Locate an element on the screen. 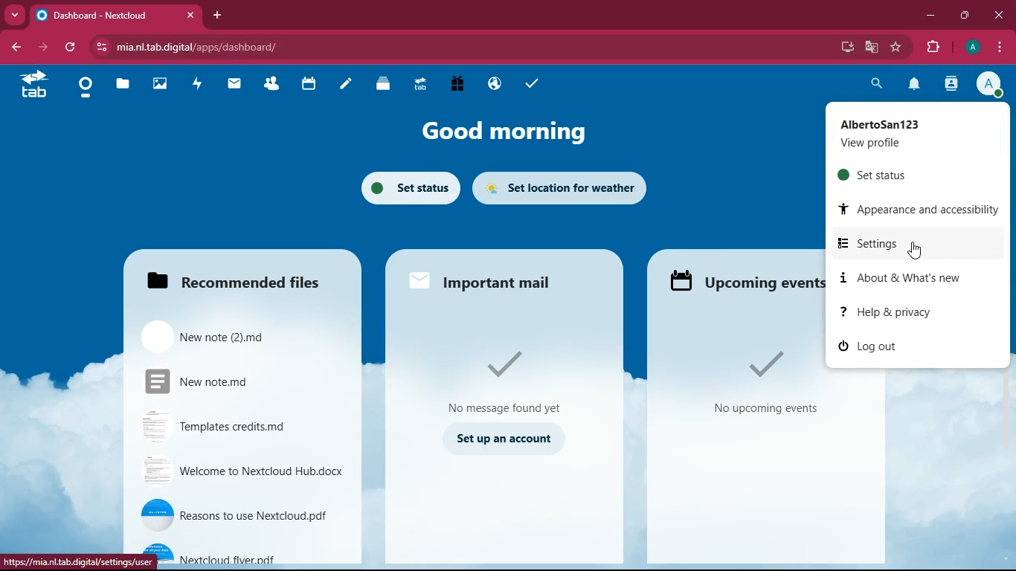  profile is located at coordinates (973, 48).